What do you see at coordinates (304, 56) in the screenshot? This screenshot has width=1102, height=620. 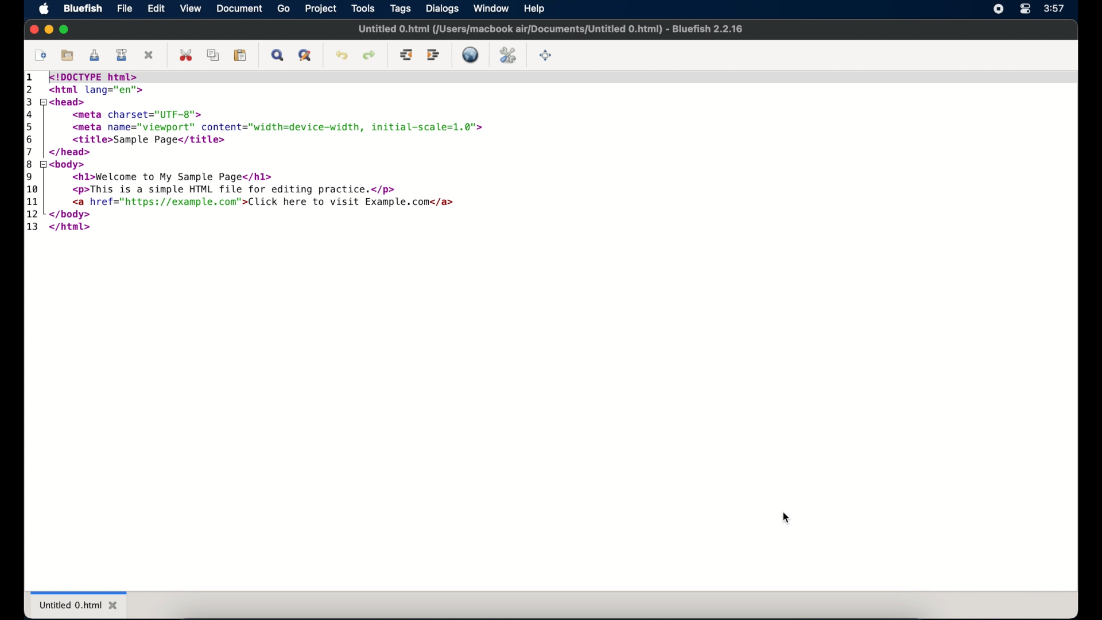 I see `advanced find and replace` at bounding box center [304, 56].